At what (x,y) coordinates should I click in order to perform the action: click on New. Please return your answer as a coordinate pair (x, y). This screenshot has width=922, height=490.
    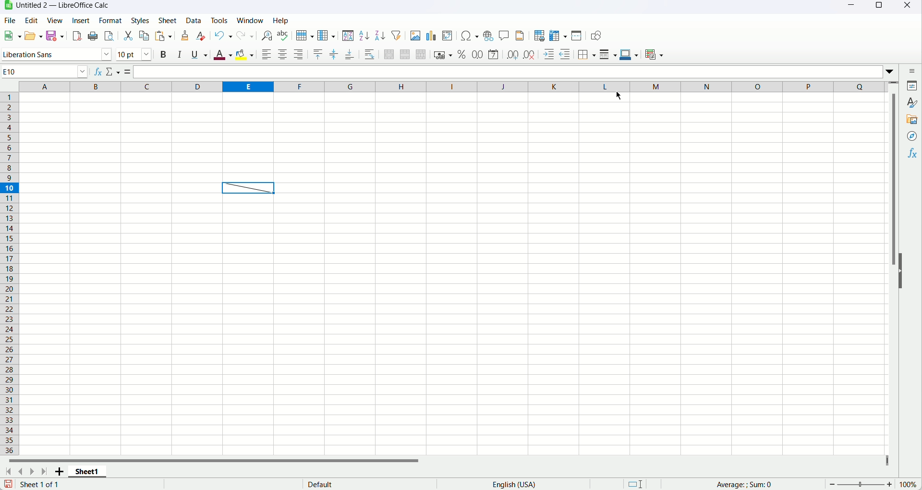
    Looking at the image, I should click on (12, 36).